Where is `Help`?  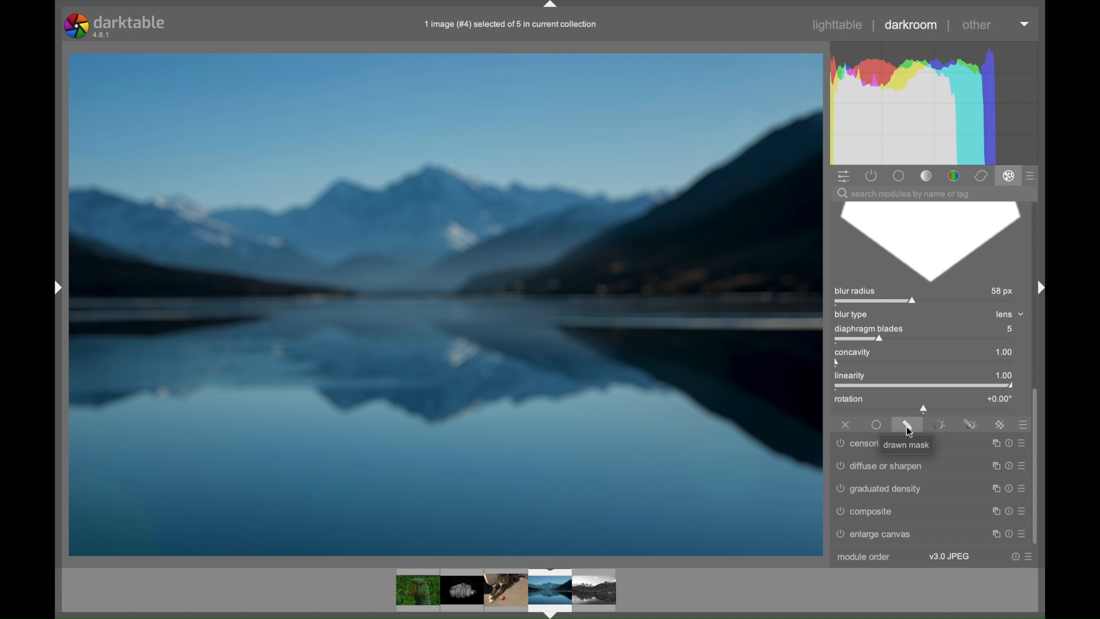
Help is located at coordinates (1008, 532).